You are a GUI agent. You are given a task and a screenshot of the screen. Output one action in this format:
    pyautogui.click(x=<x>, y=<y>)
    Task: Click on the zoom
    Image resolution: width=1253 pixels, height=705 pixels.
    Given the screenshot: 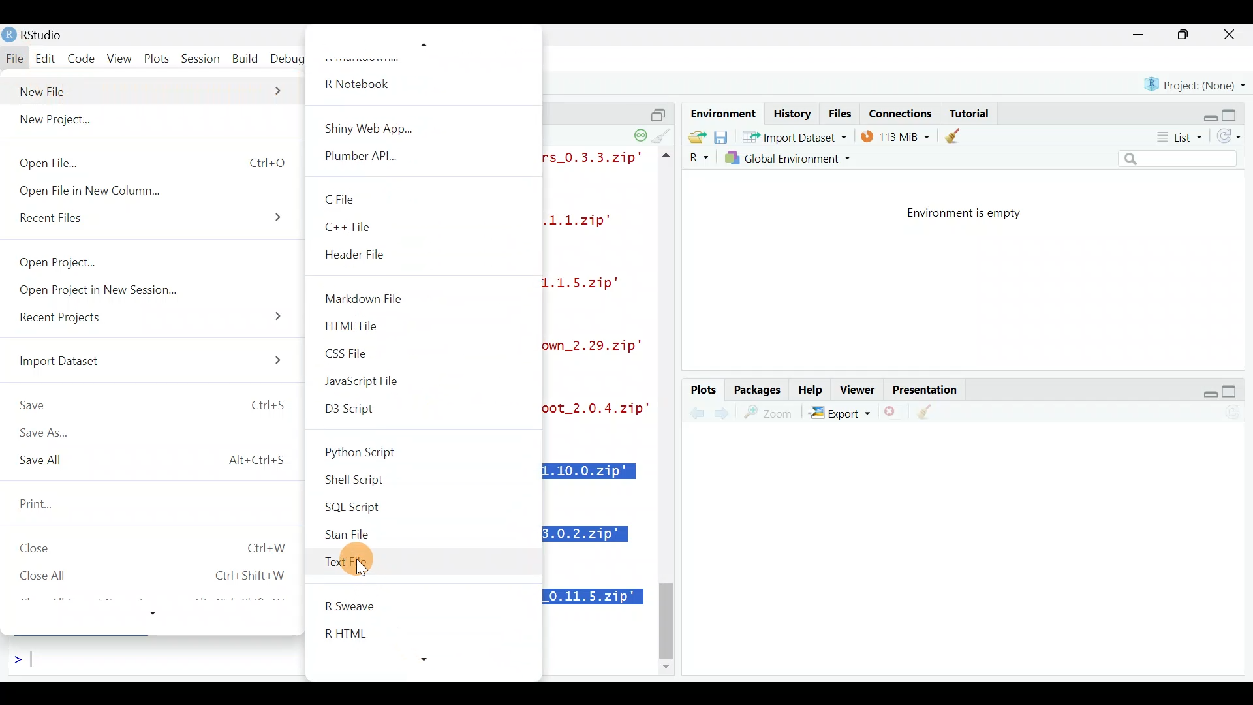 What is the action you would take?
    pyautogui.click(x=771, y=413)
    